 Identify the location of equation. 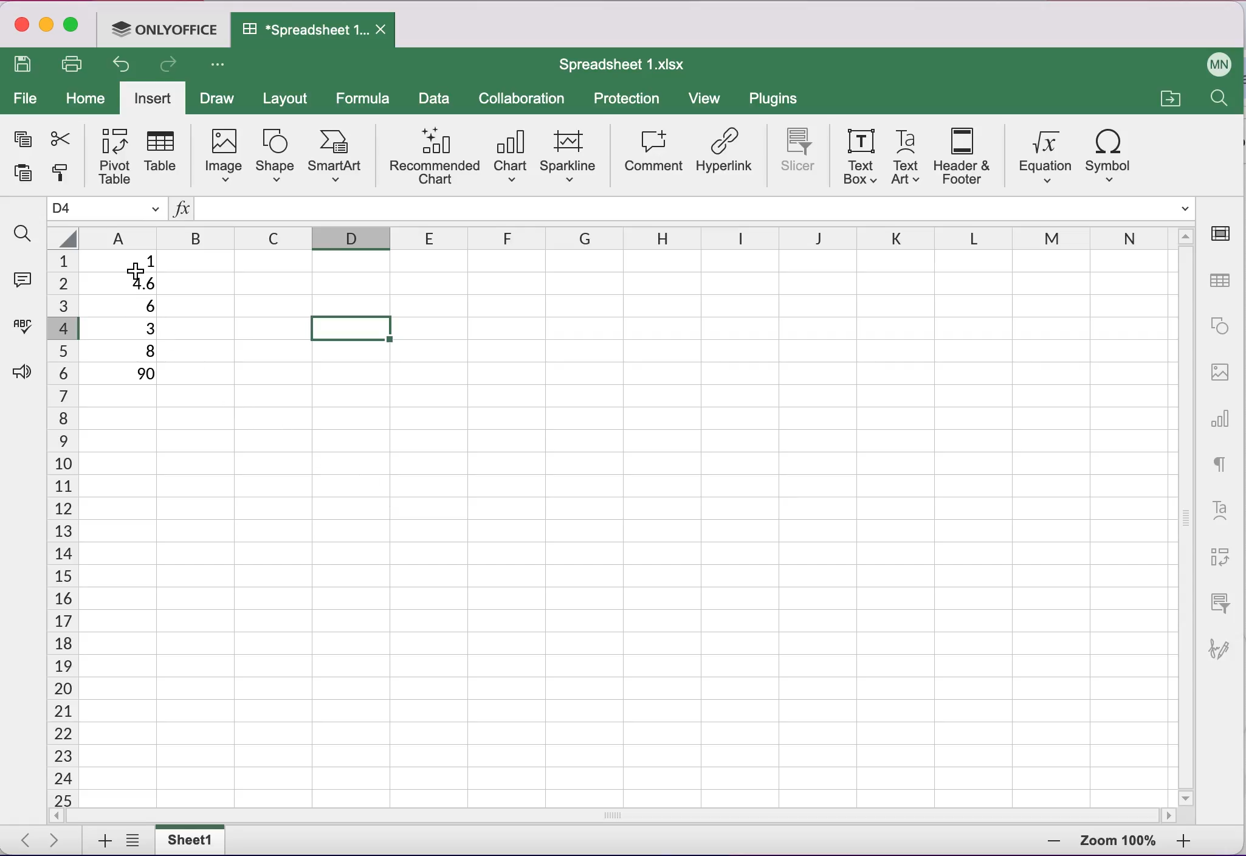
(1042, 157).